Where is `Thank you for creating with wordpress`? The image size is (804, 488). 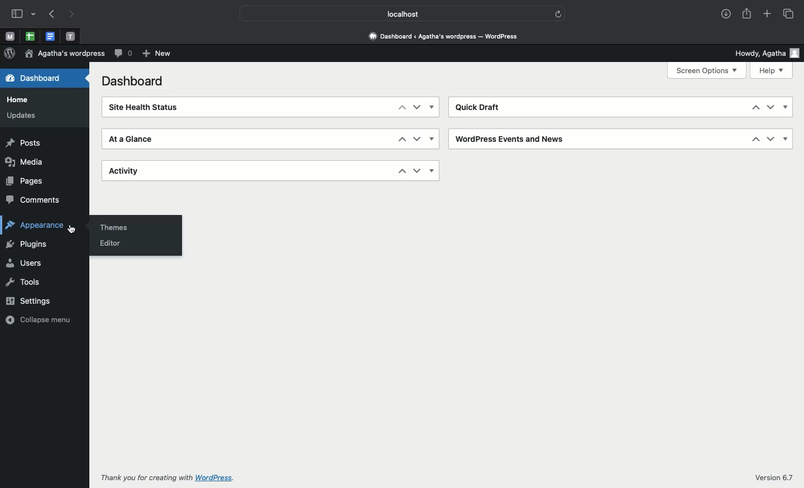 Thank you for creating with wordpress is located at coordinates (170, 480).